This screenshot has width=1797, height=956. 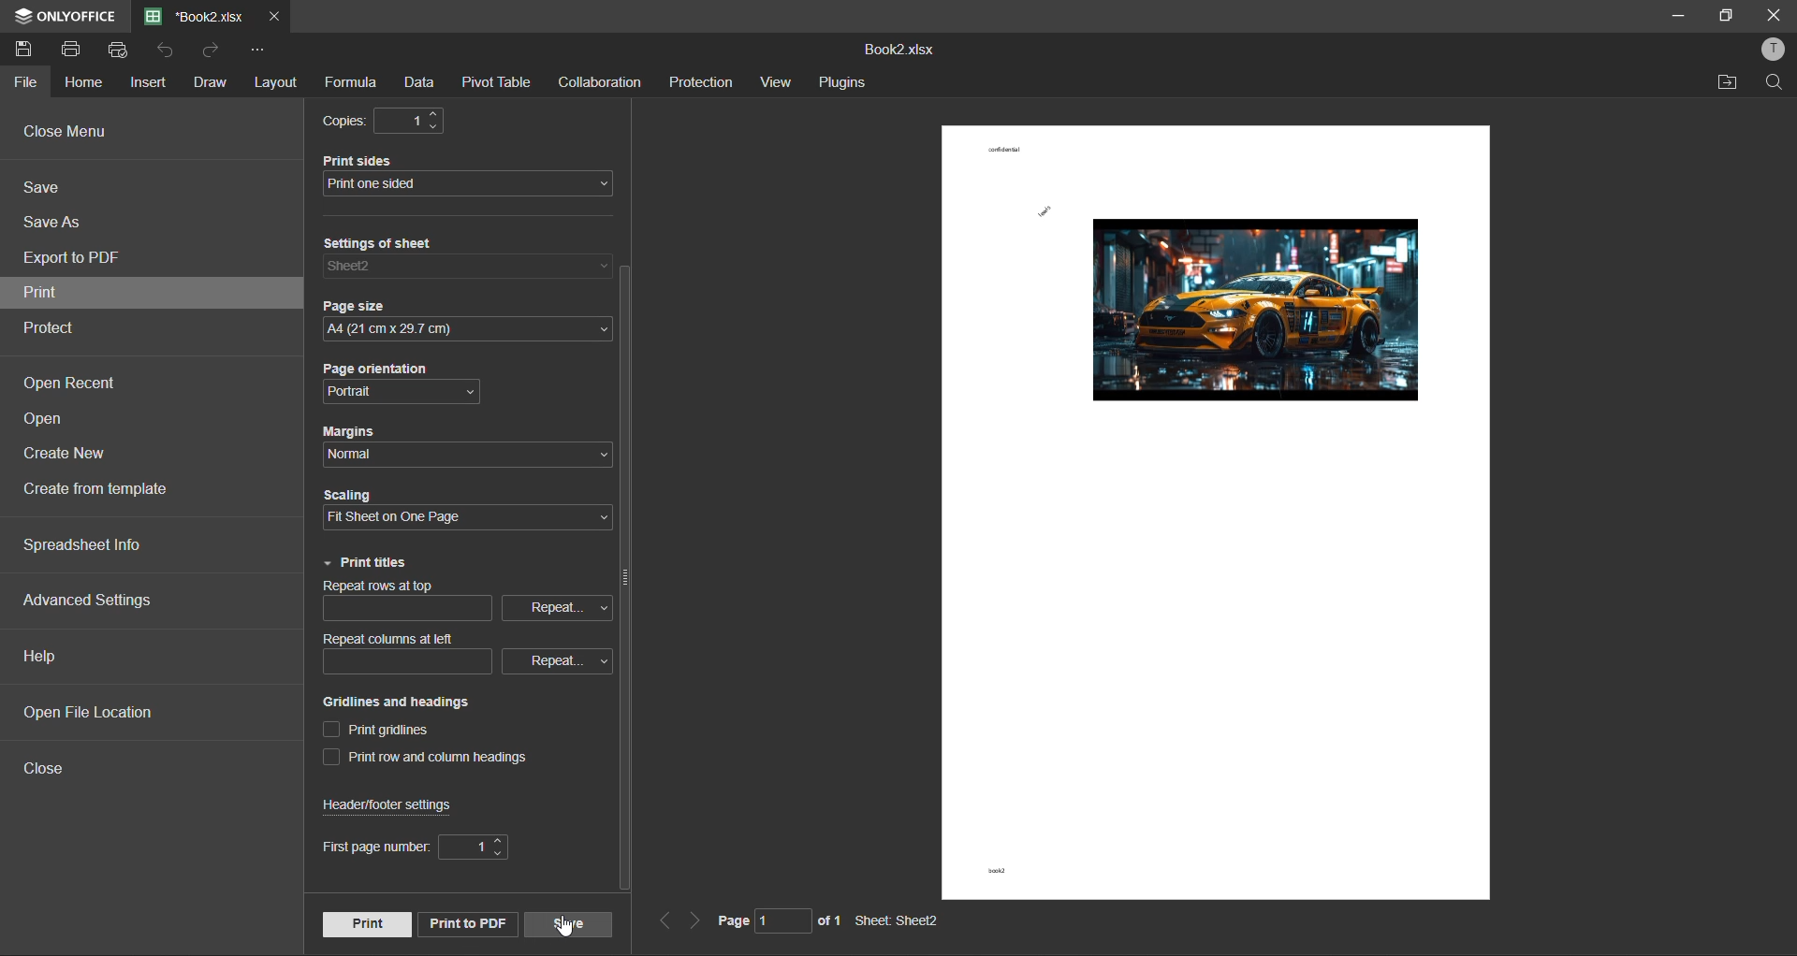 I want to click on profile, so click(x=1775, y=50).